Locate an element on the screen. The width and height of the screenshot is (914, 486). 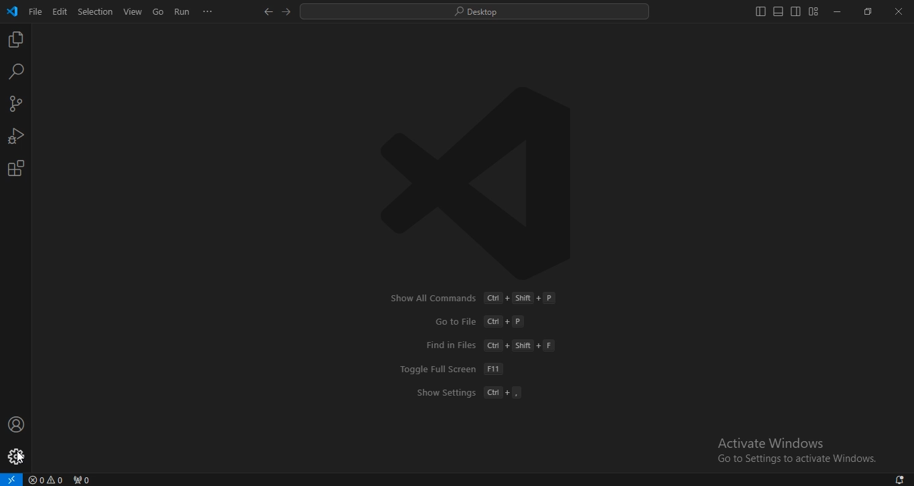
toggle primary side bar is located at coordinates (759, 12).